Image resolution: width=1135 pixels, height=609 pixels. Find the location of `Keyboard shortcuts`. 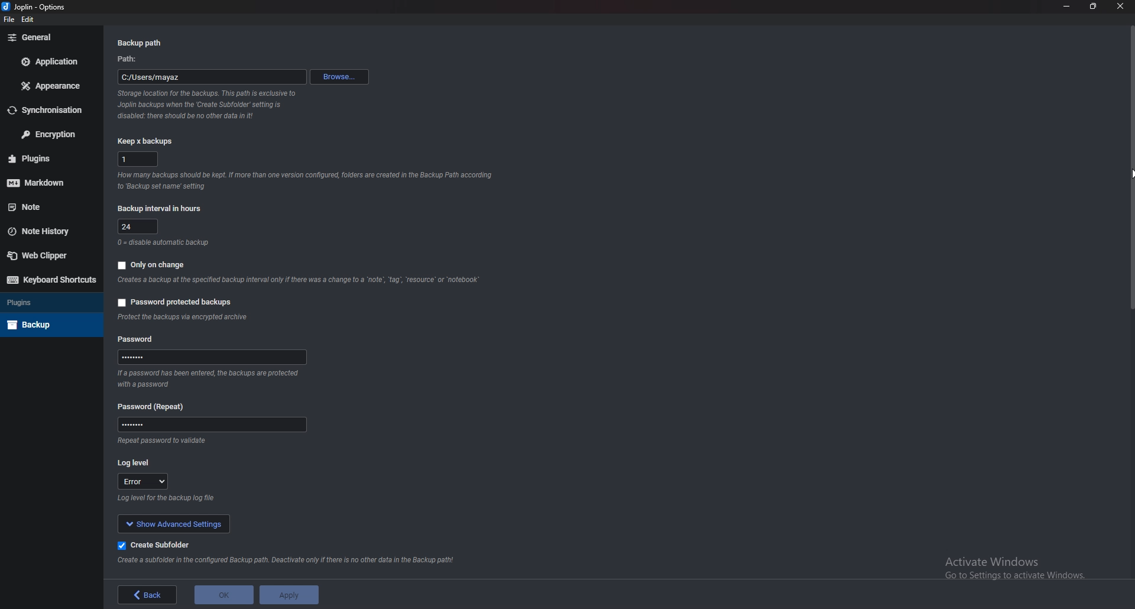

Keyboard shortcuts is located at coordinates (51, 280).